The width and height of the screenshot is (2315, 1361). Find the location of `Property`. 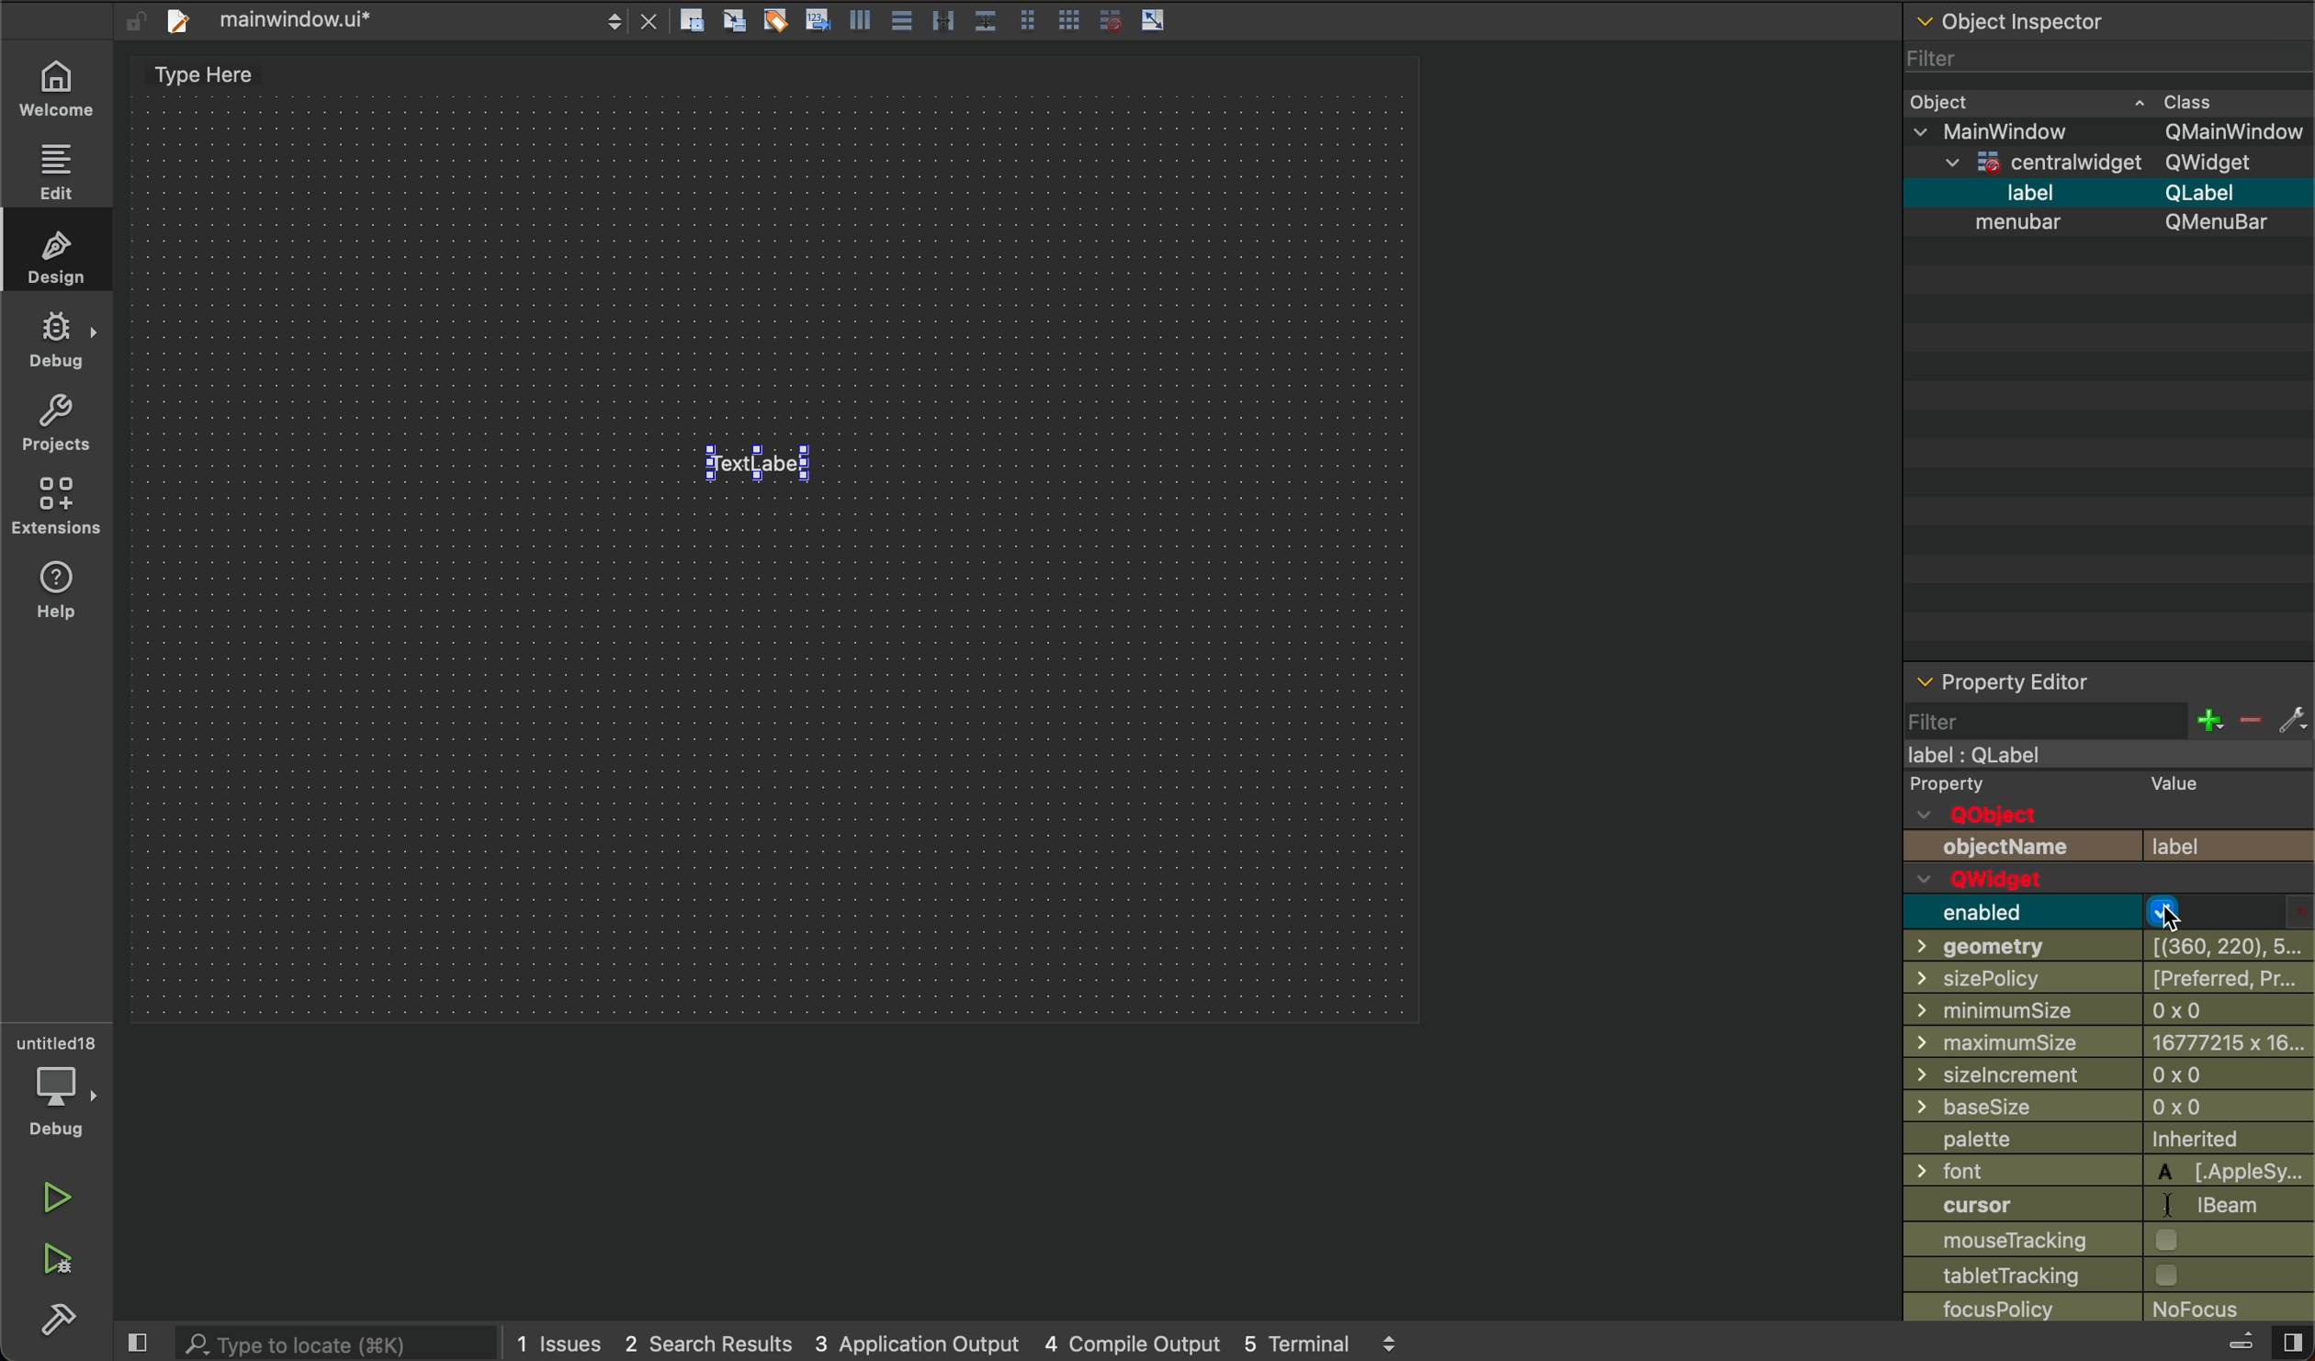

Property is located at coordinates (1972, 782).